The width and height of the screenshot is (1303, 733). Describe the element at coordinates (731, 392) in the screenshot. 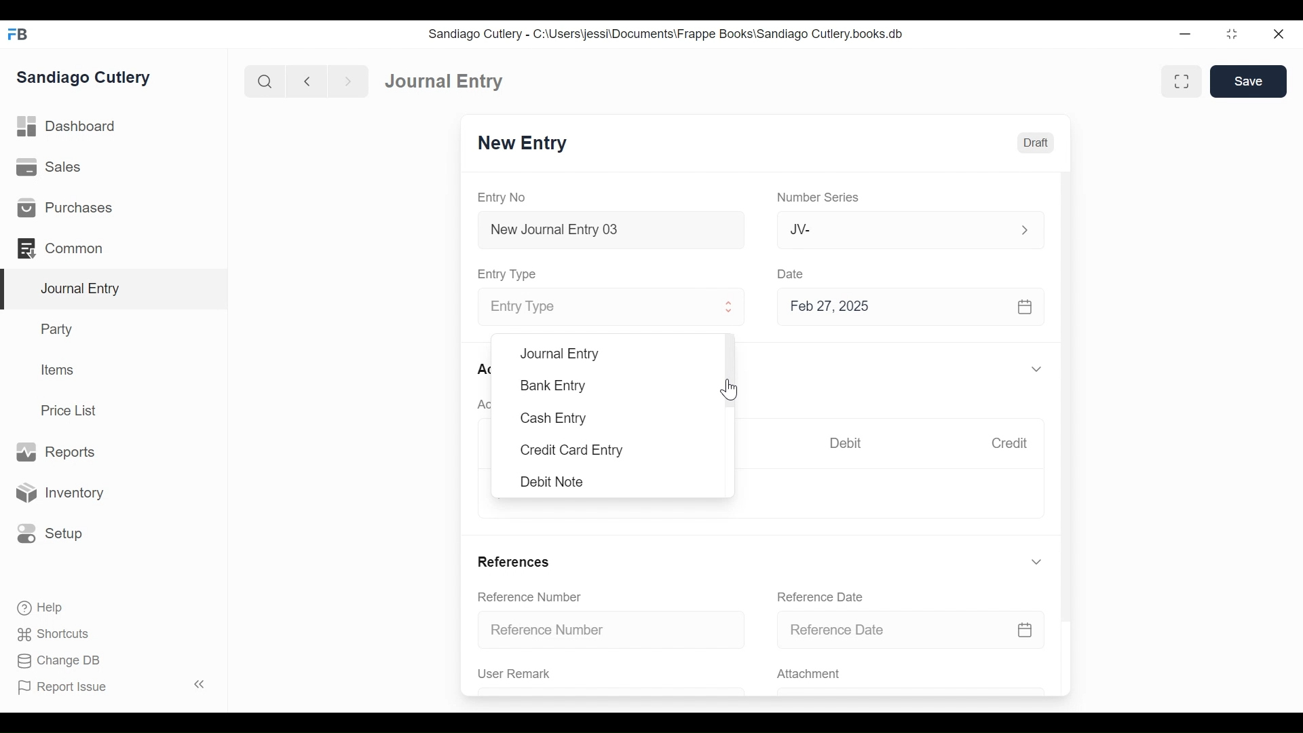

I see `Cursor` at that location.